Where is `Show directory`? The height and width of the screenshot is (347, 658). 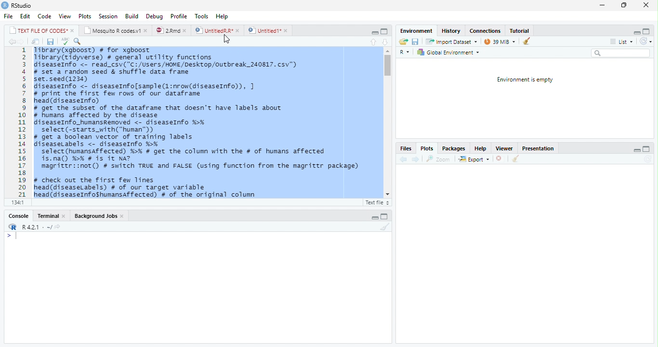 Show directory is located at coordinates (57, 226).